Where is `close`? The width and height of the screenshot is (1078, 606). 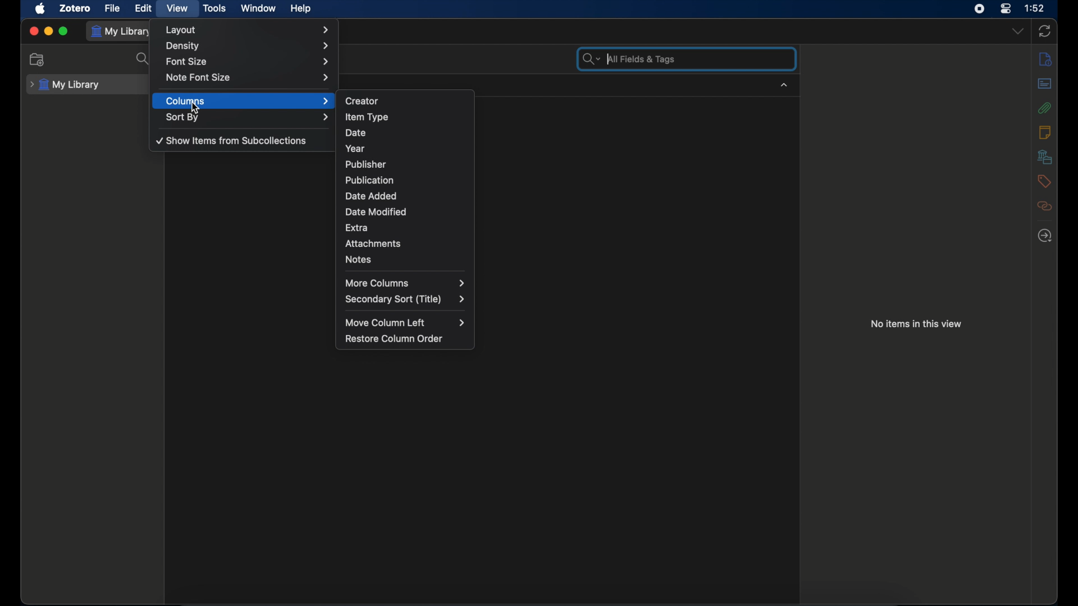 close is located at coordinates (34, 32).